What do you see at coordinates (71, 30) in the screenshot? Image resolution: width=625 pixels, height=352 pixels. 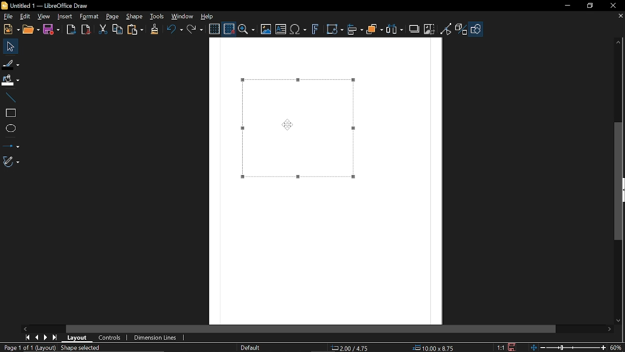 I see `Export` at bounding box center [71, 30].